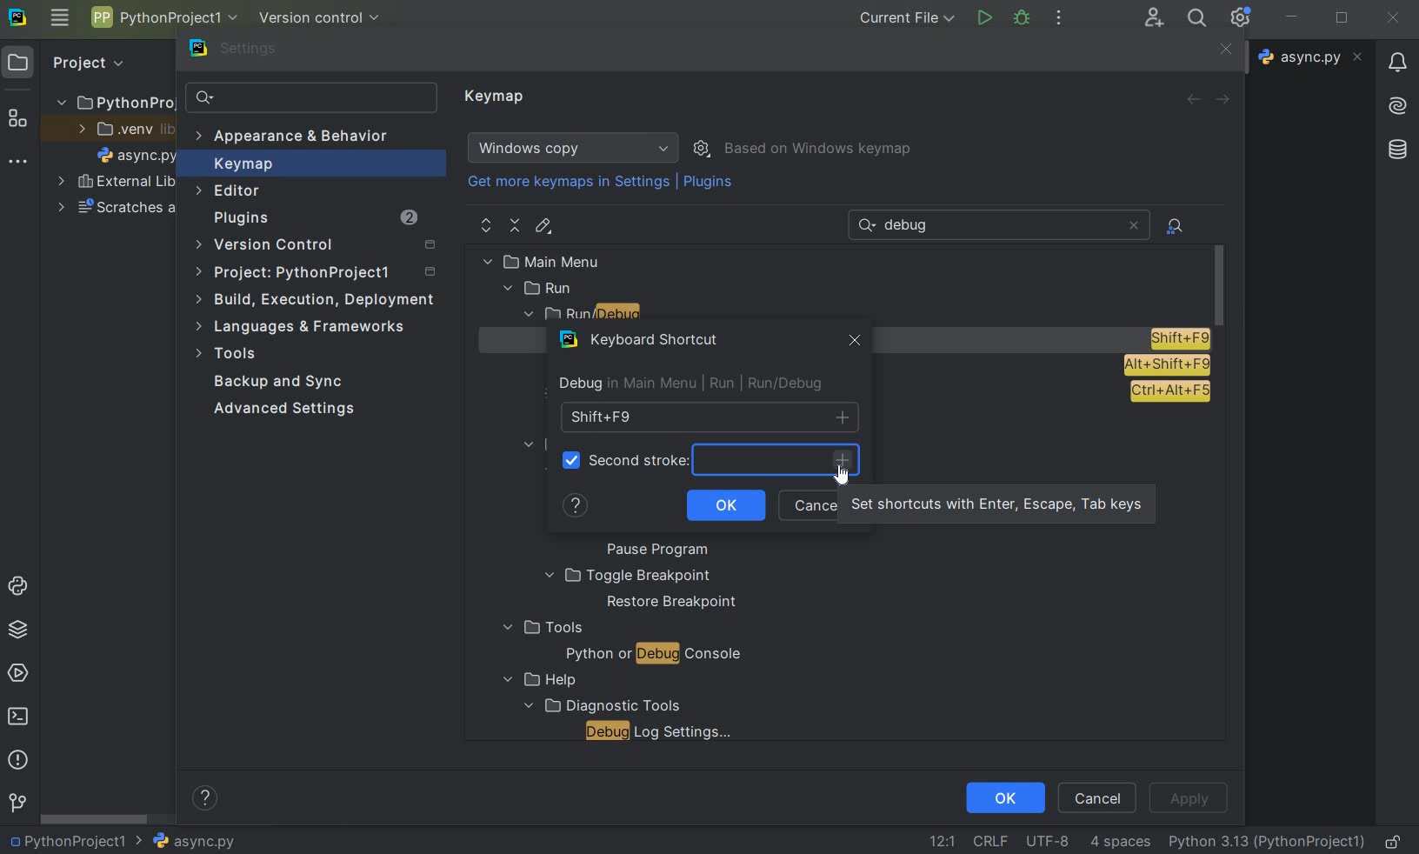 This screenshot has width=1419, height=854. I want to click on file name, so click(185, 841).